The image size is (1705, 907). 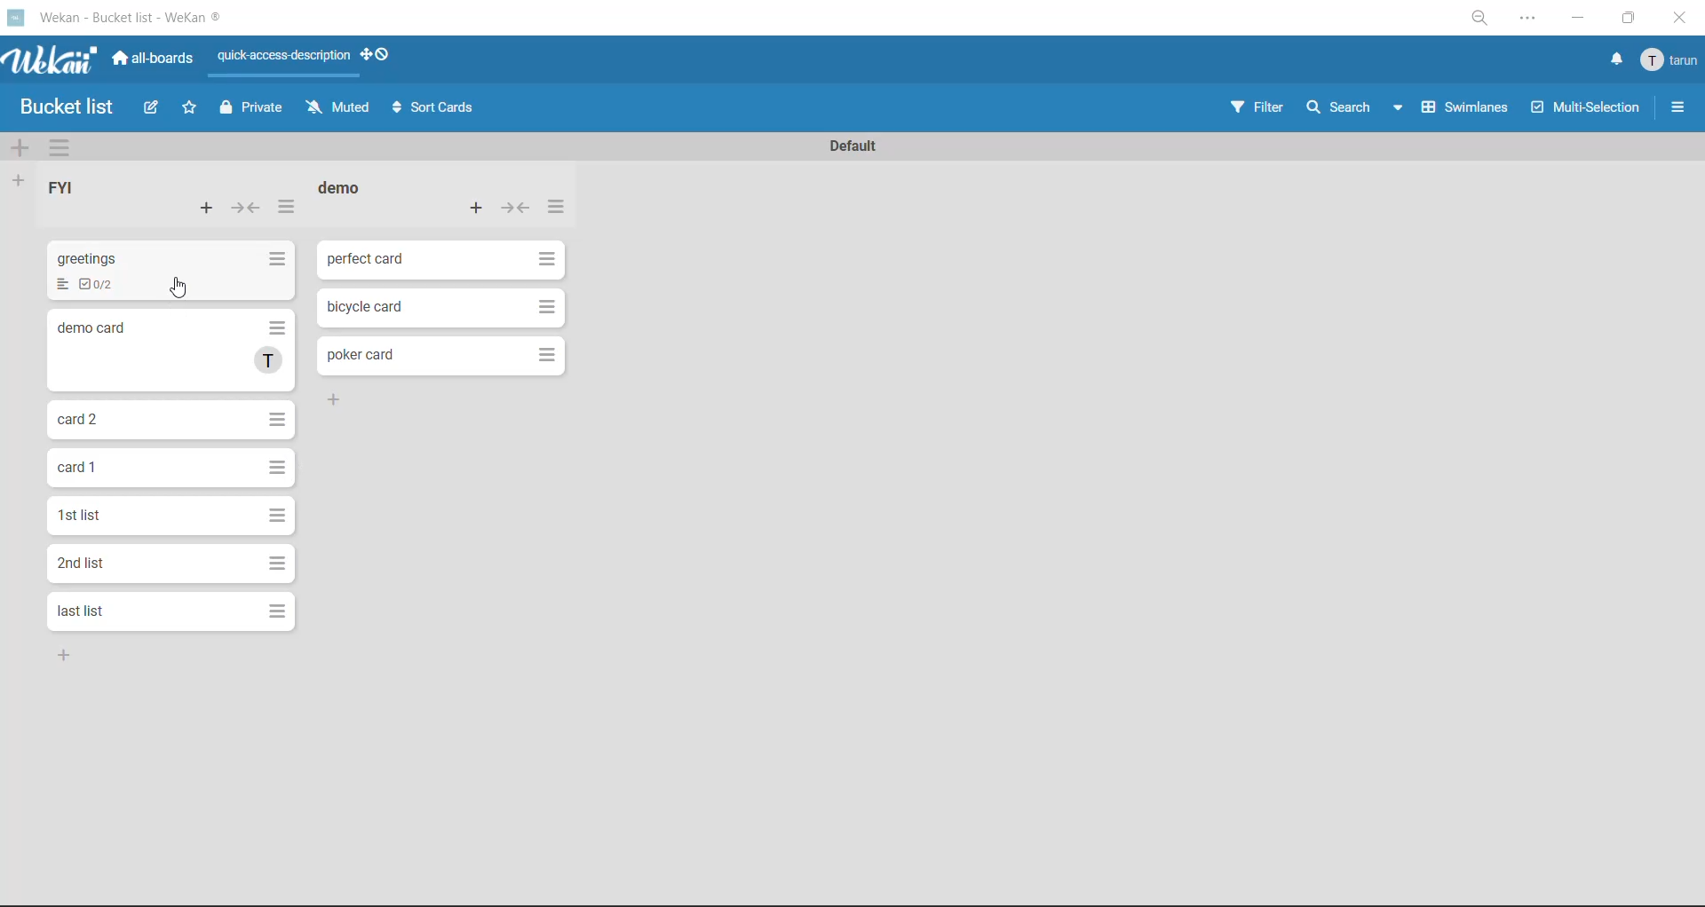 I want to click on multiselection, so click(x=1582, y=111).